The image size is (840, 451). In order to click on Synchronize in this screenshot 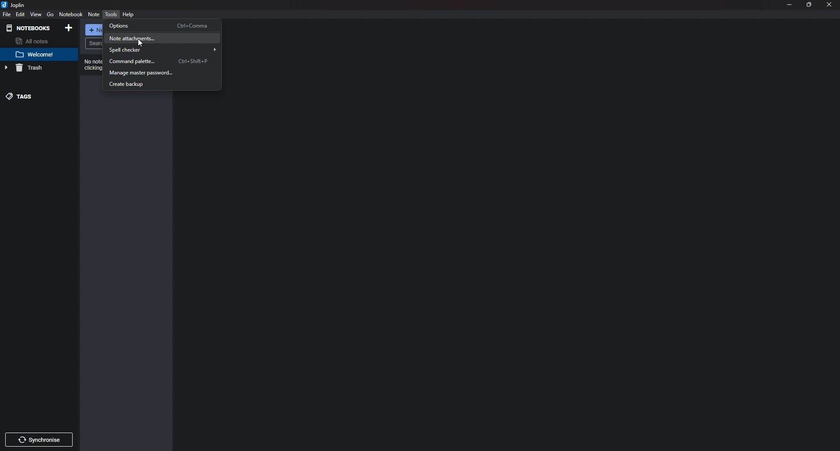, I will do `click(39, 439)`.